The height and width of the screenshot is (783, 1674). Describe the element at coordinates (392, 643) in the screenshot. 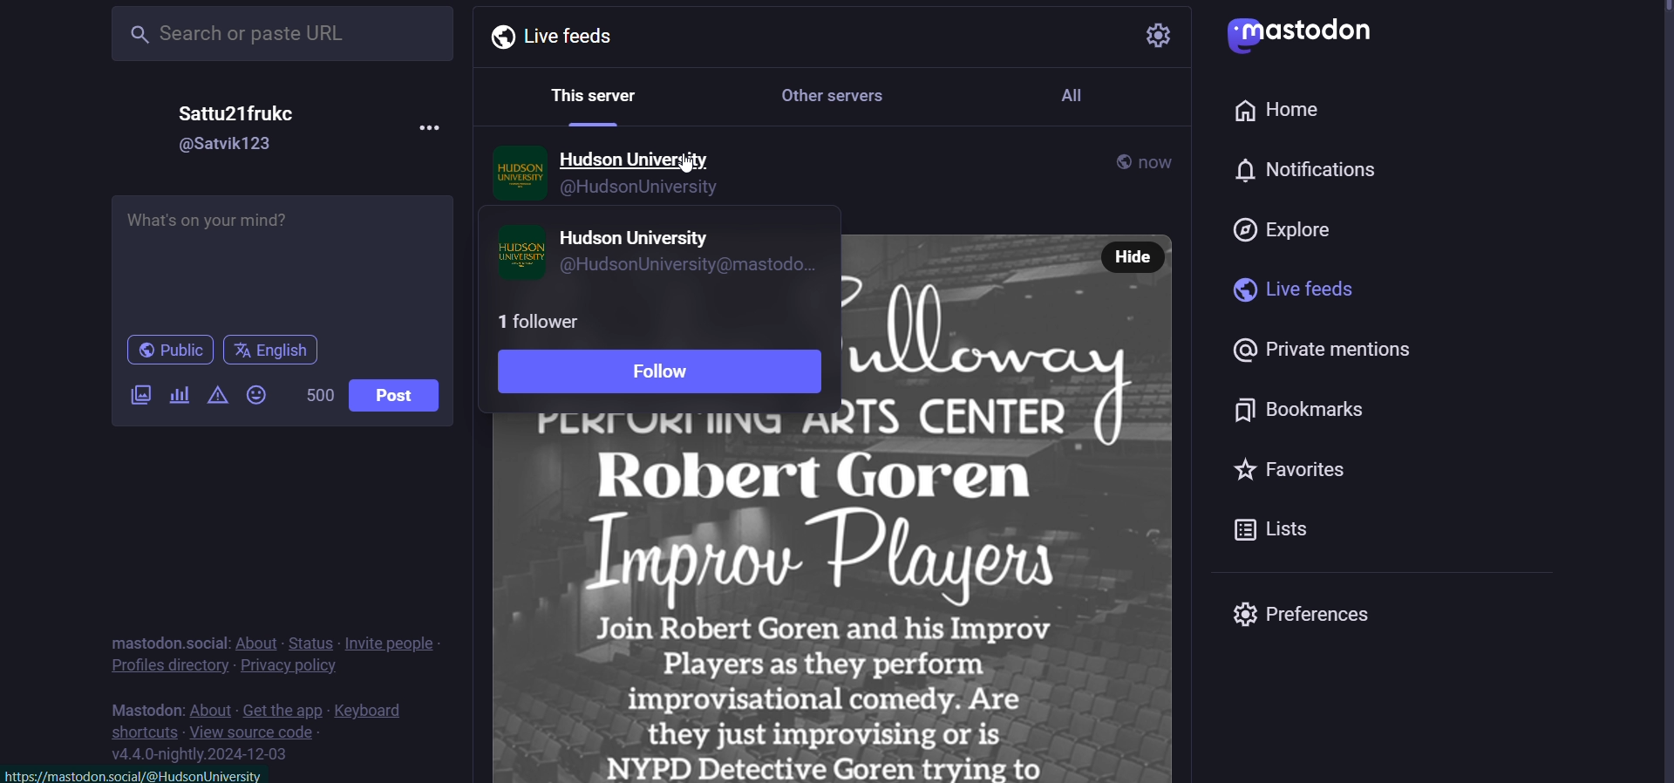

I see `invite people` at that location.